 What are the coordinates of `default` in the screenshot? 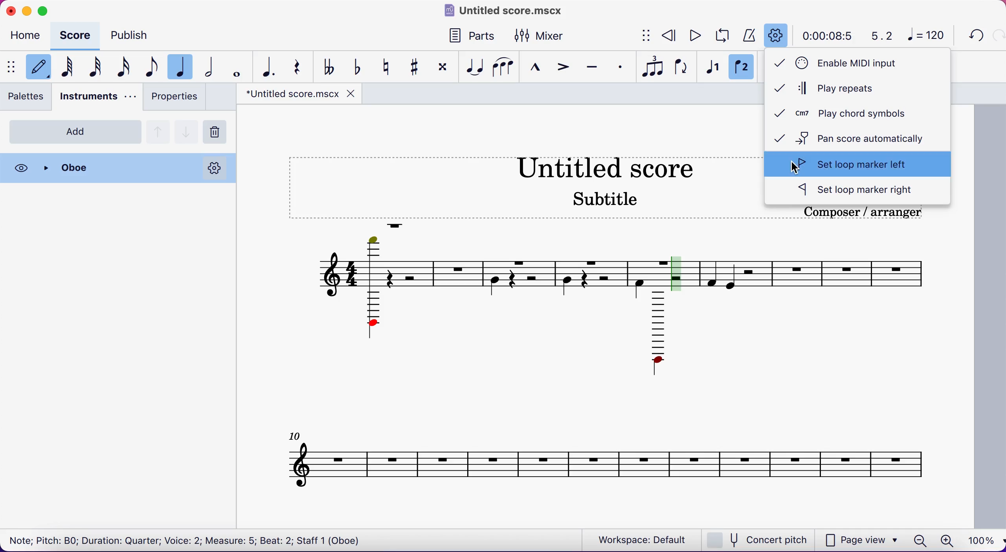 It's located at (37, 68).